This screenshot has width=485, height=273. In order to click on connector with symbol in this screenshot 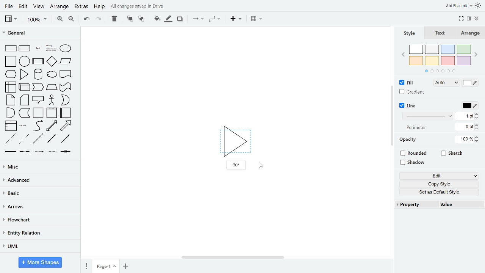, I will do `click(66, 152)`.